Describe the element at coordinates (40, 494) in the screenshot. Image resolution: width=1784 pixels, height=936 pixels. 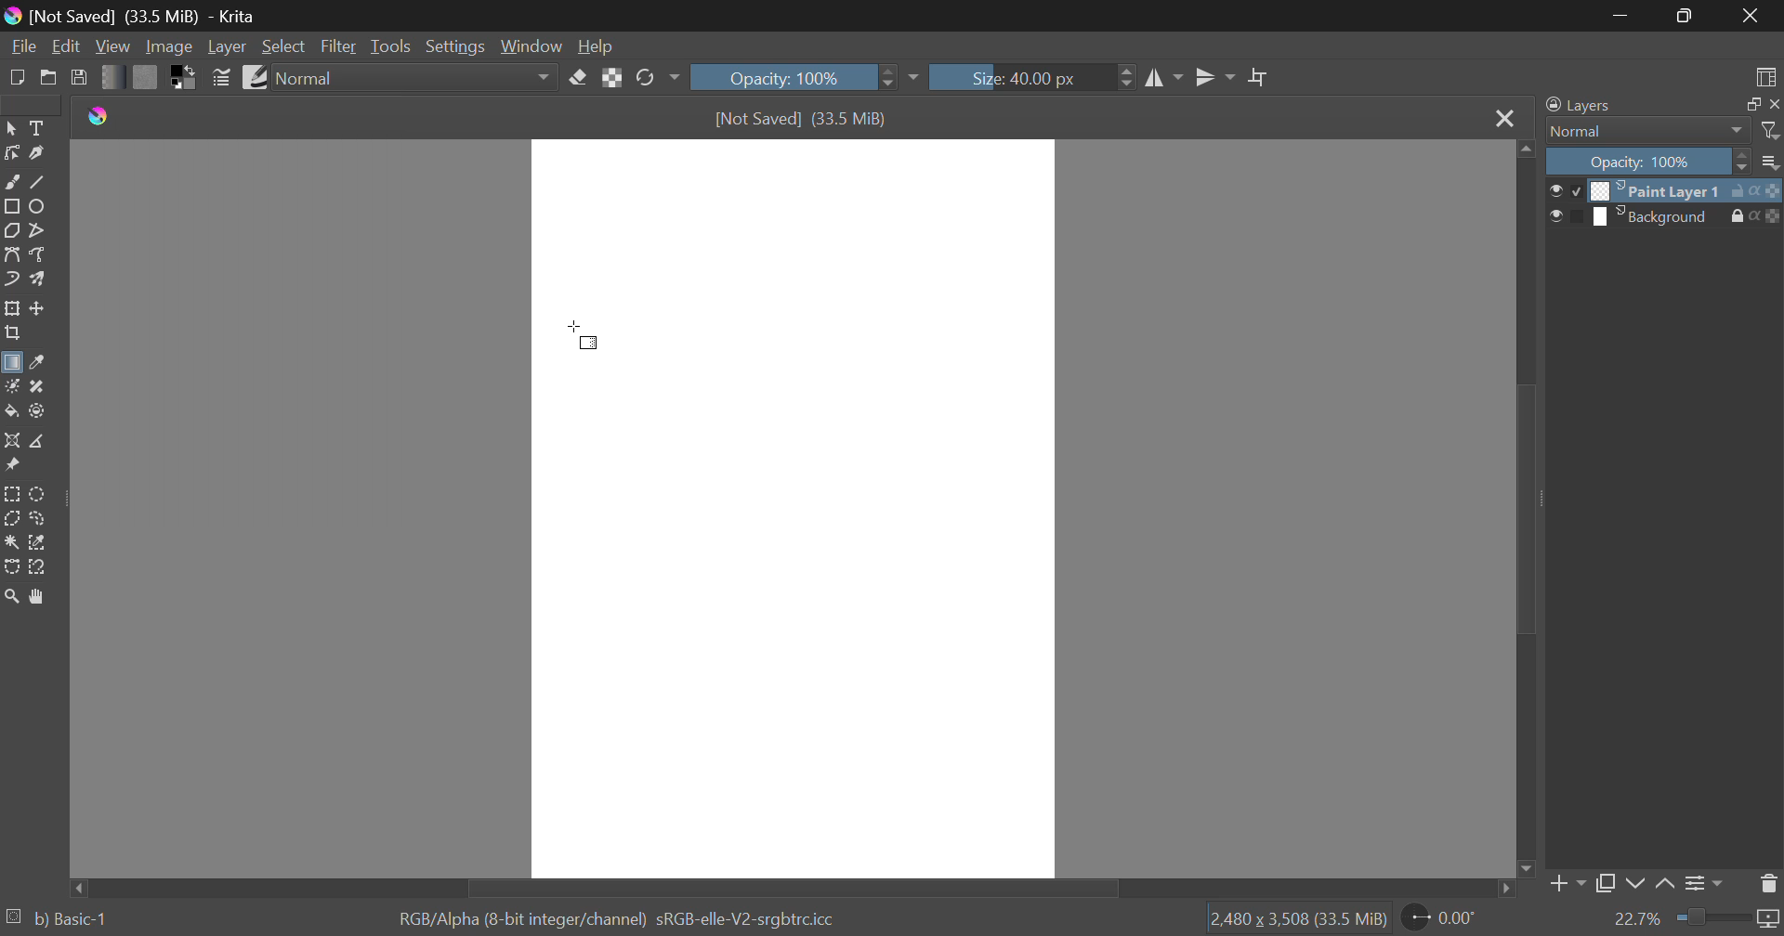
I see `Circular Selection` at that location.